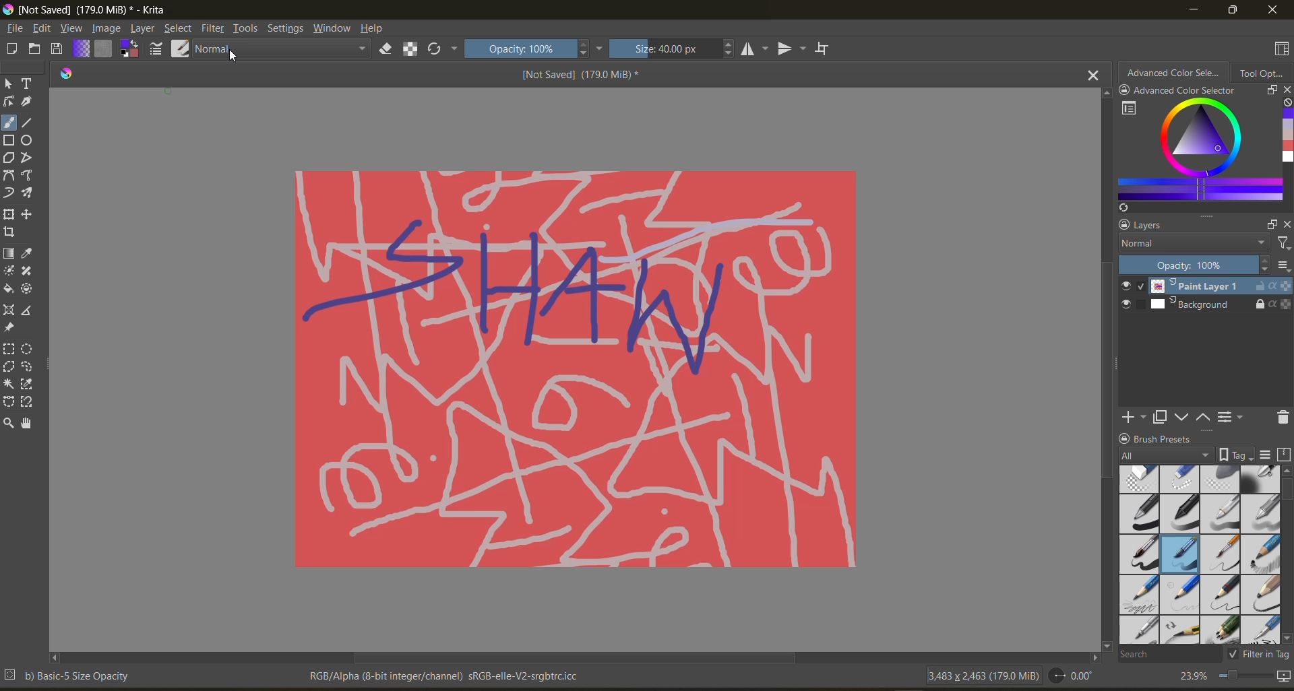 The image size is (1294, 691). What do you see at coordinates (9, 175) in the screenshot?
I see `bezier curve tool` at bounding box center [9, 175].